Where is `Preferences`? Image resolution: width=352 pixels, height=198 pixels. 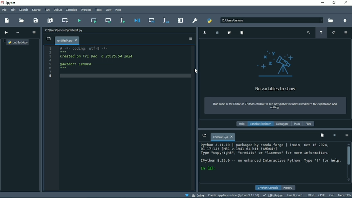 Preferences is located at coordinates (195, 20).